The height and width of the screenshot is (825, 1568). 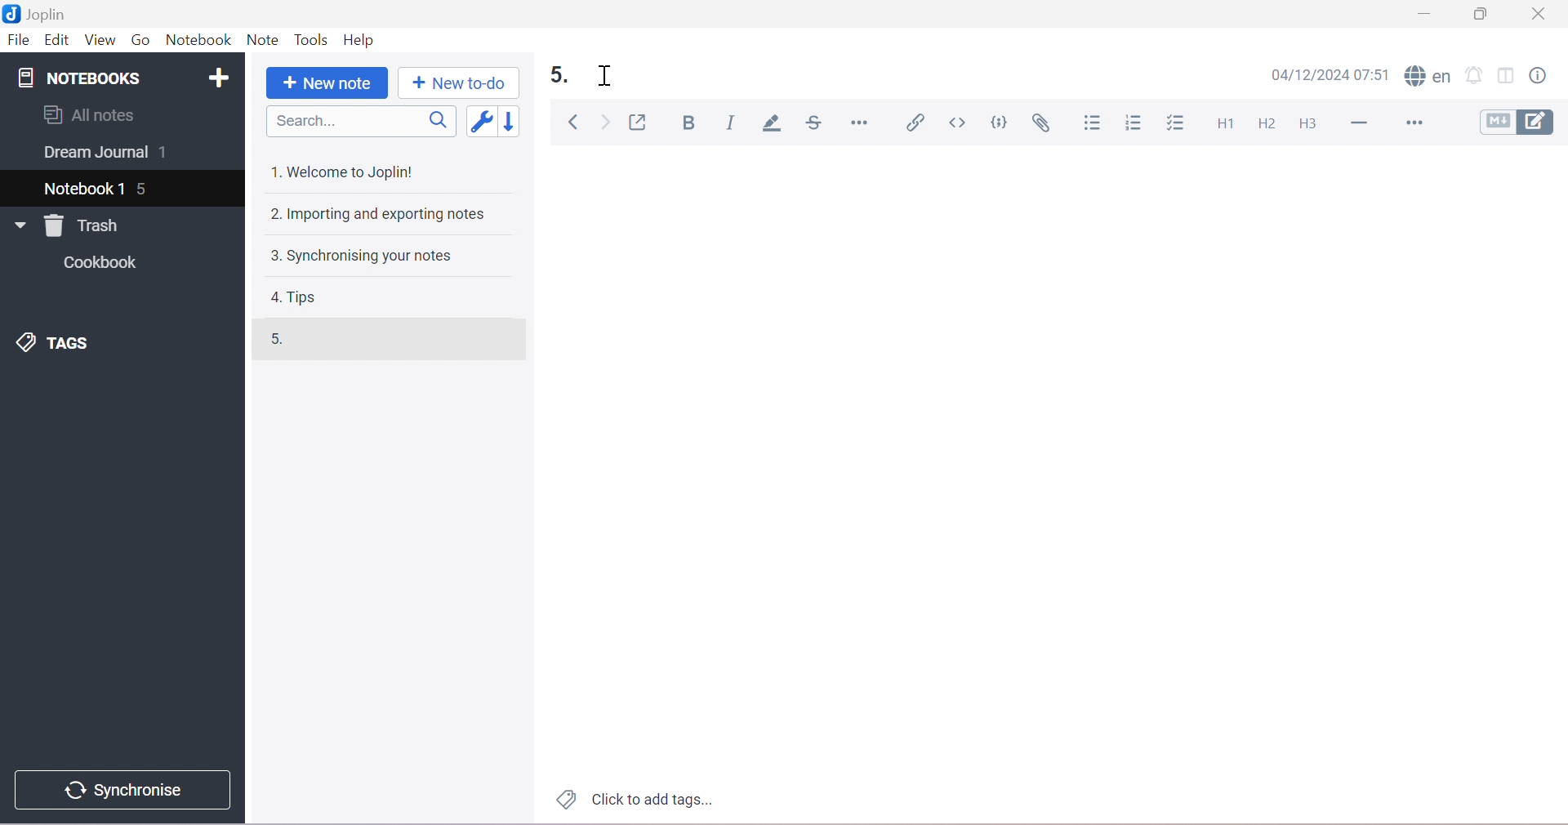 I want to click on Note, so click(x=261, y=41).